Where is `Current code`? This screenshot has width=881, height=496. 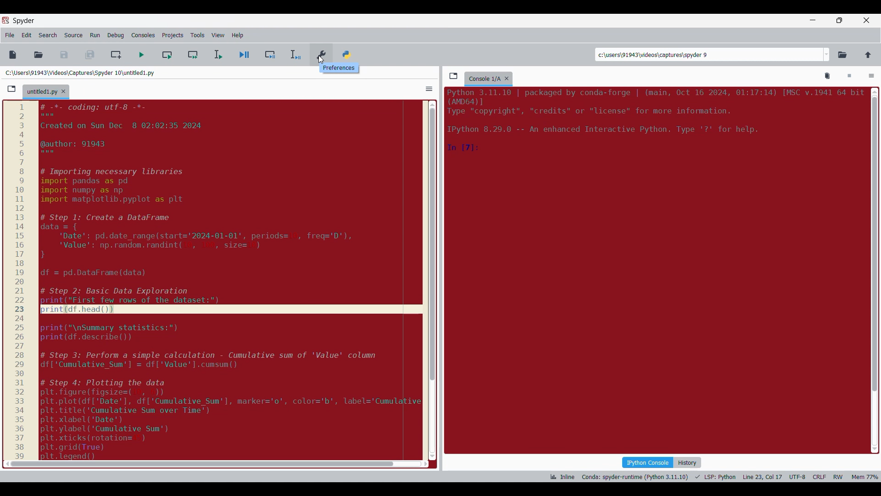
Current code is located at coordinates (216, 282).